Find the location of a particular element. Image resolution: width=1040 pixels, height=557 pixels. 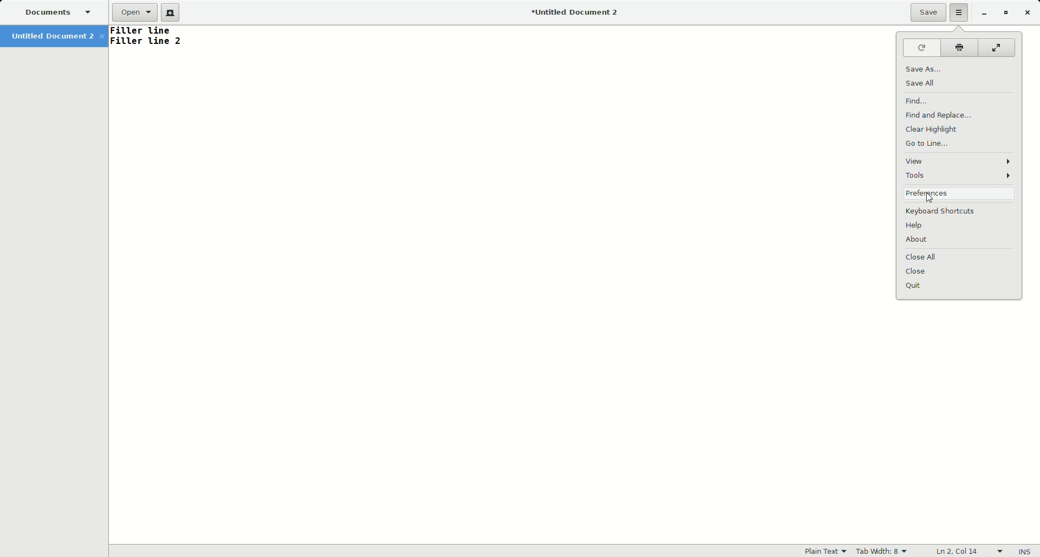

Plain Text is located at coordinates (822, 550).